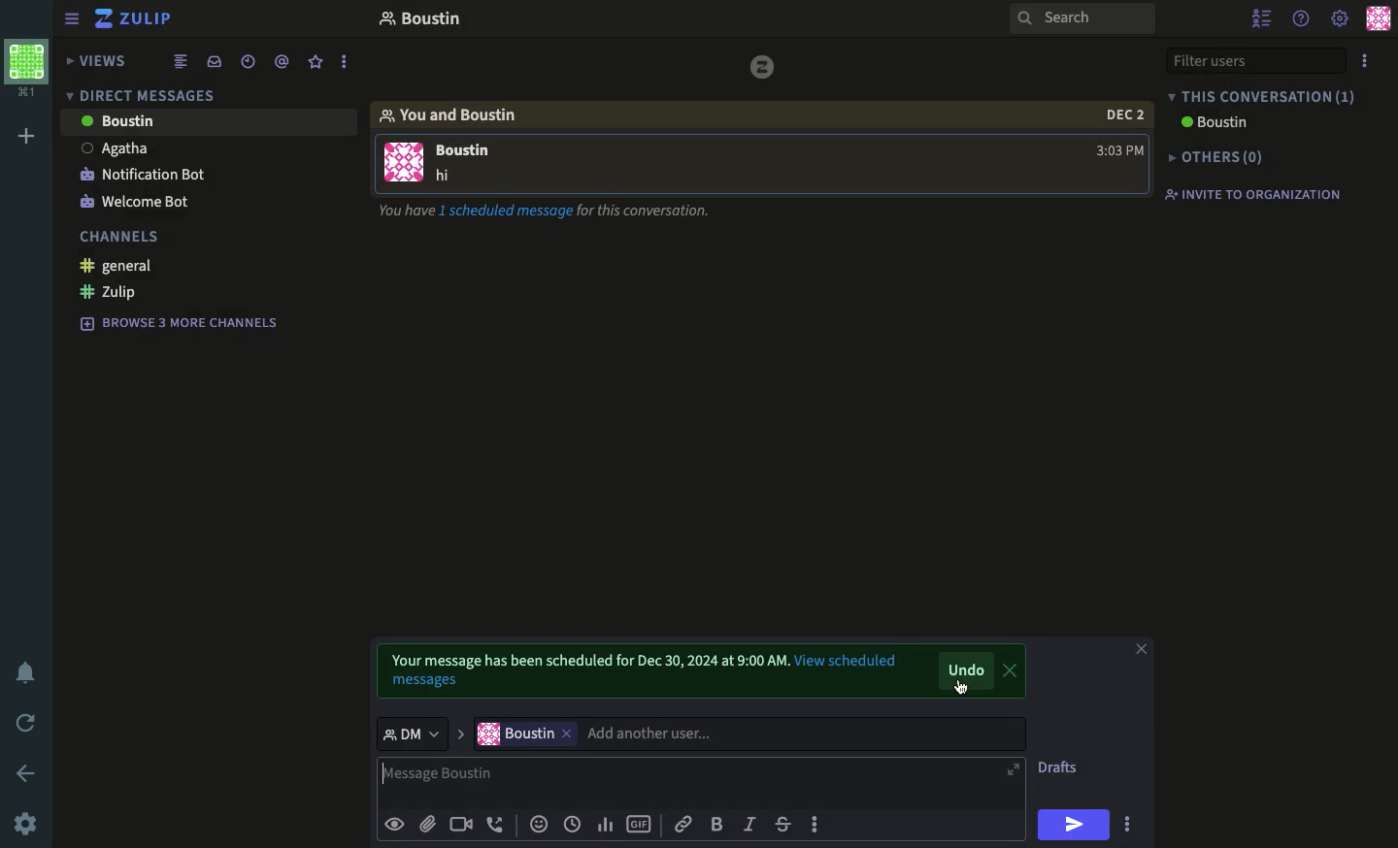 The width and height of the screenshot is (1398, 848). Describe the element at coordinates (27, 723) in the screenshot. I see `refresh` at that location.